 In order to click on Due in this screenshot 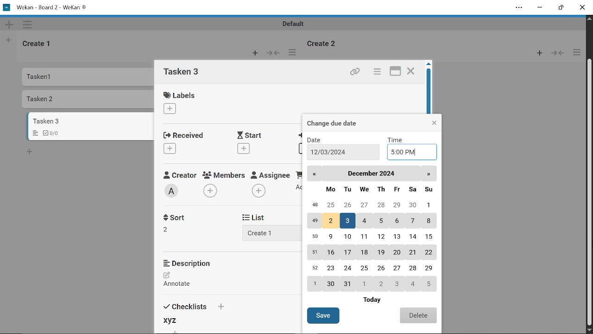, I will do `click(301, 136)`.